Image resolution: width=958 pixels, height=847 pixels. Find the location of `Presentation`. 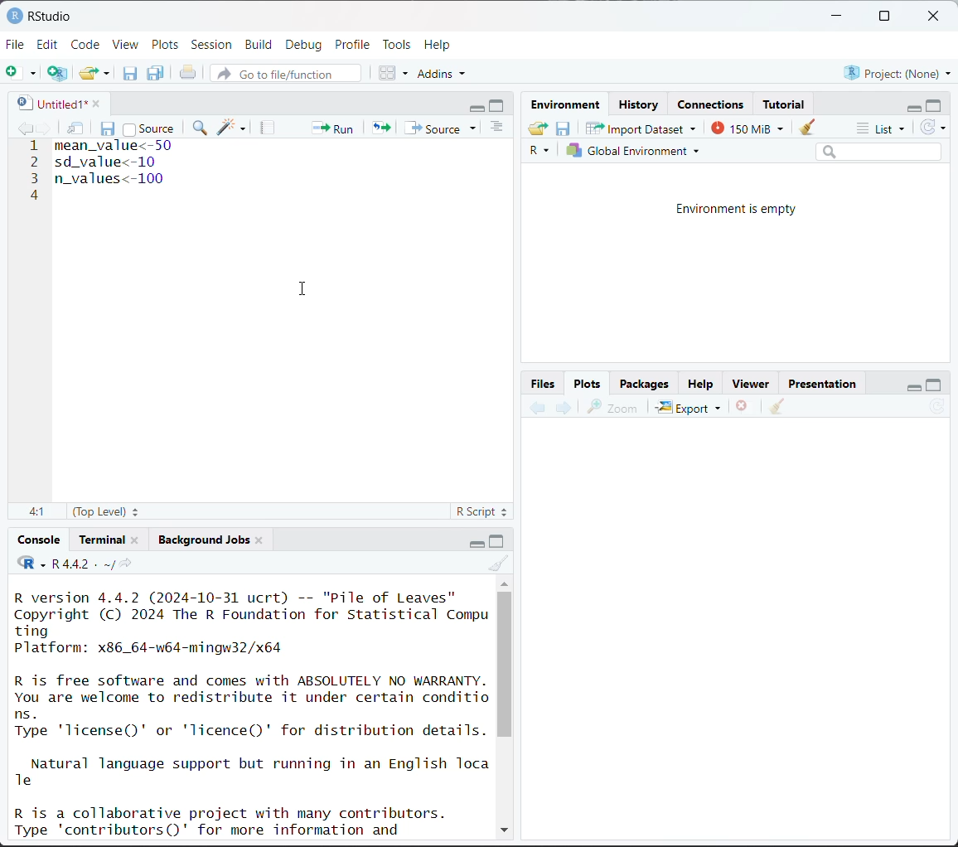

Presentation is located at coordinates (823, 385).